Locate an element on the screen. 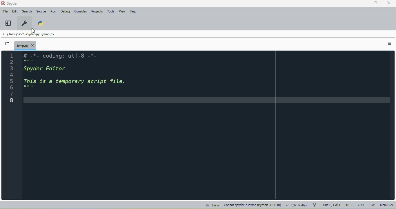 This screenshot has width=396, height=209. close is located at coordinates (388, 3).